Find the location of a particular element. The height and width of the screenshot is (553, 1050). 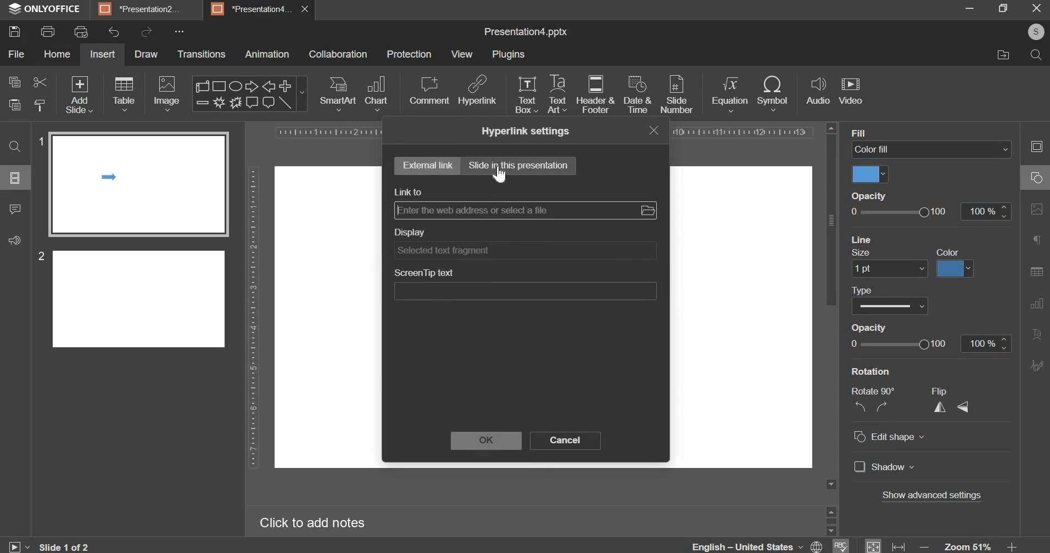

video is located at coordinates (851, 90).